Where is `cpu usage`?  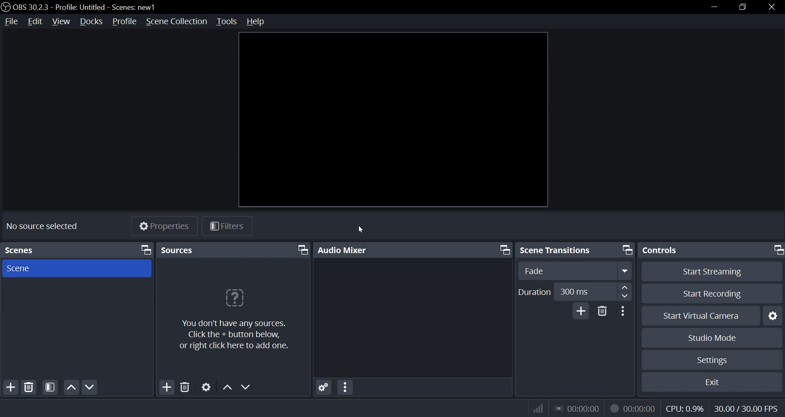
cpu usage is located at coordinates (685, 408).